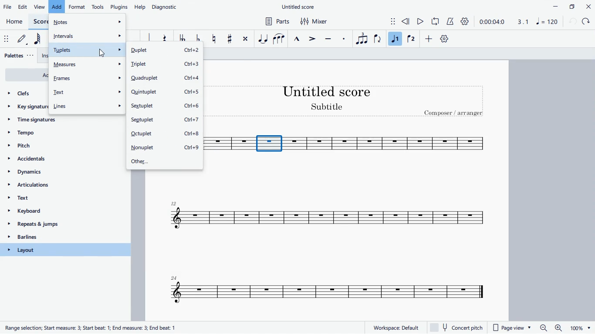 The image size is (595, 334). I want to click on default, so click(444, 40).